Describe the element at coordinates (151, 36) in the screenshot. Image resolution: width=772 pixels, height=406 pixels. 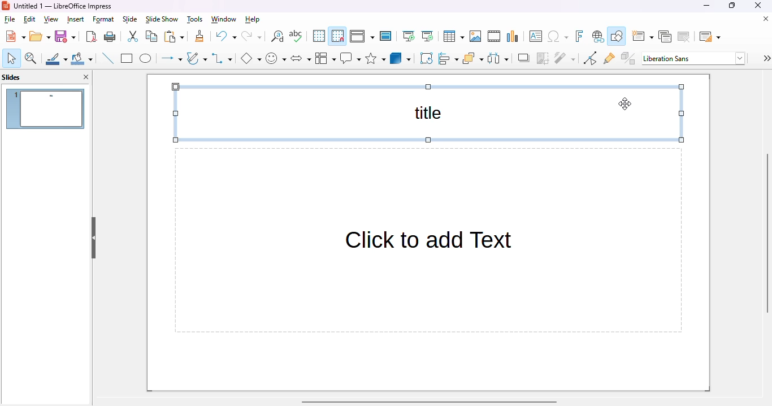
I see `copy` at that location.